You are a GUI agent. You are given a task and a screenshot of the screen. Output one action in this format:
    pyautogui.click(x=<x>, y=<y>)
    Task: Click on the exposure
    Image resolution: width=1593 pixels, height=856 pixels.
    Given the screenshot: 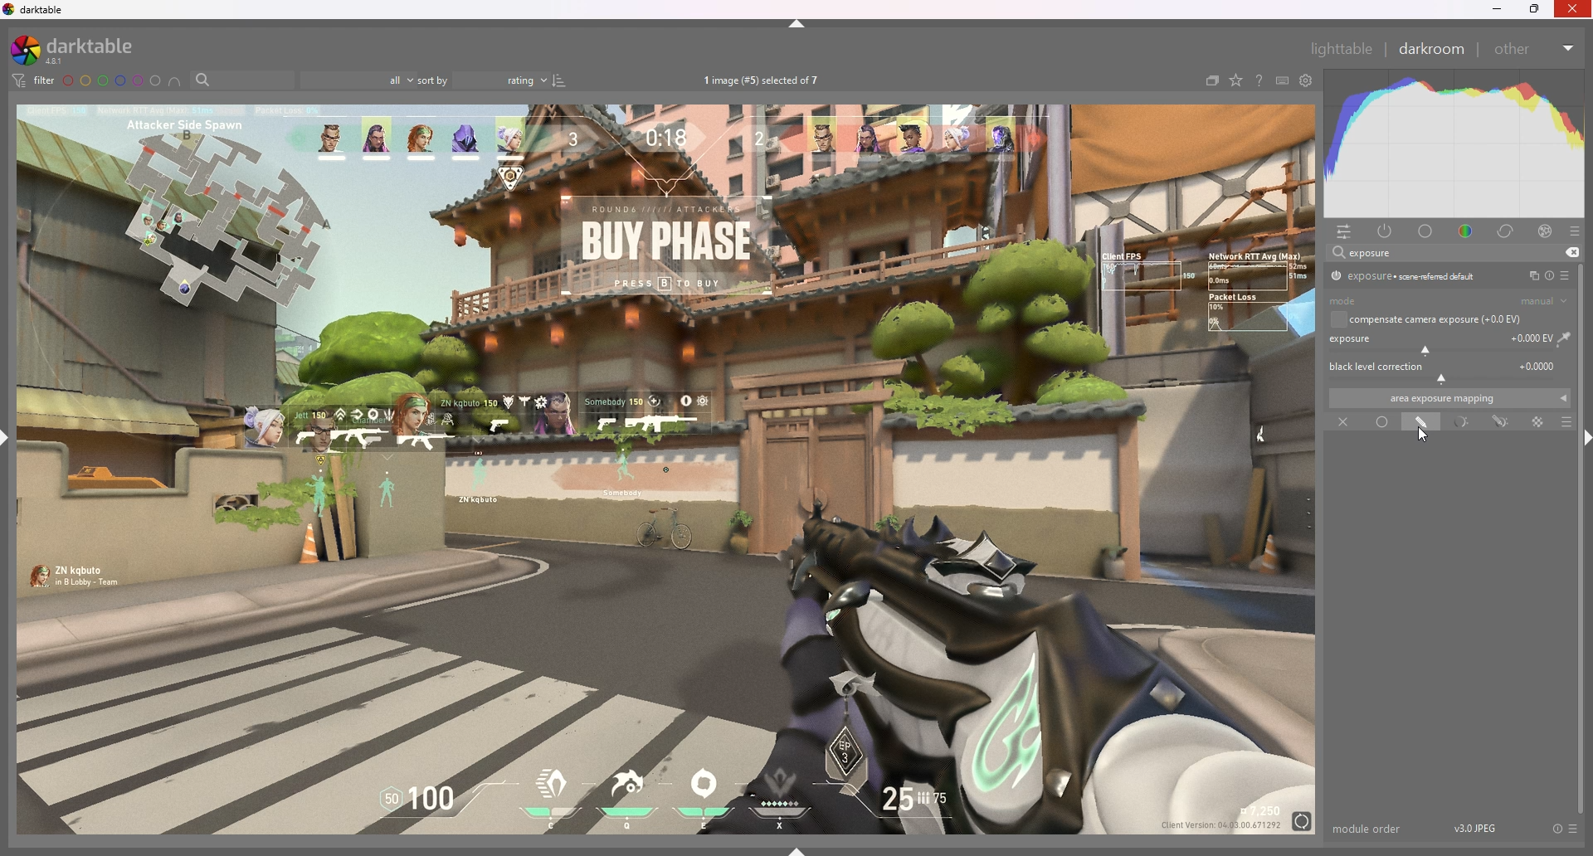 What is the action you would take?
    pyautogui.click(x=1371, y=252)
    